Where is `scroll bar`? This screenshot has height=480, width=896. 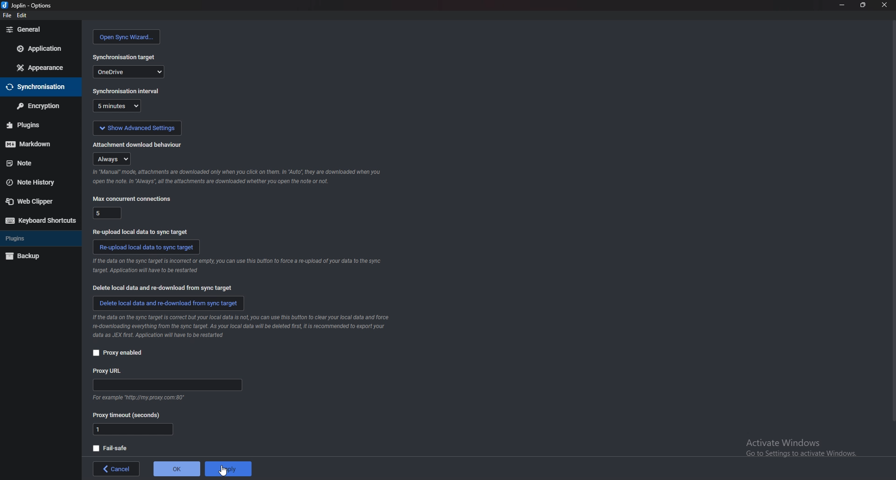
scroll bar is located at coordinates (892, 224).